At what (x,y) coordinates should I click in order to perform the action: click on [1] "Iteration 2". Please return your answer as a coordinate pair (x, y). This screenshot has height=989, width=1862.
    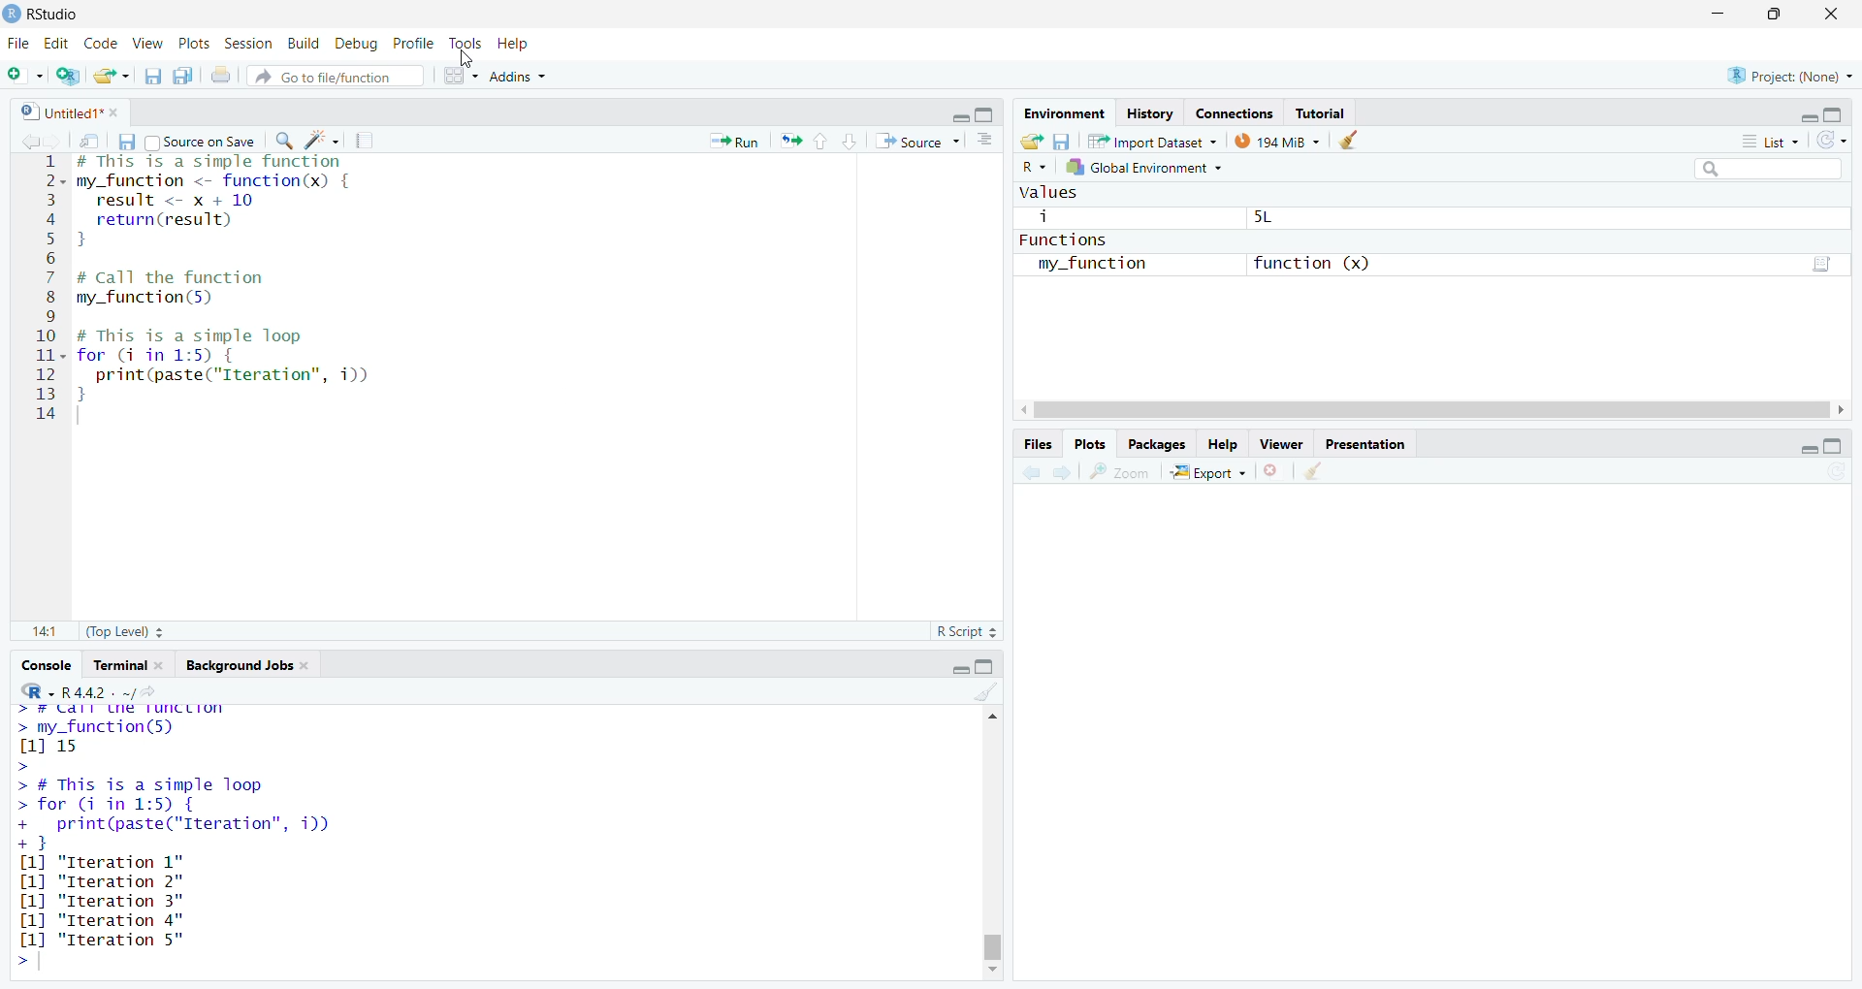
    Looking at the image, I should click on (106, 881).